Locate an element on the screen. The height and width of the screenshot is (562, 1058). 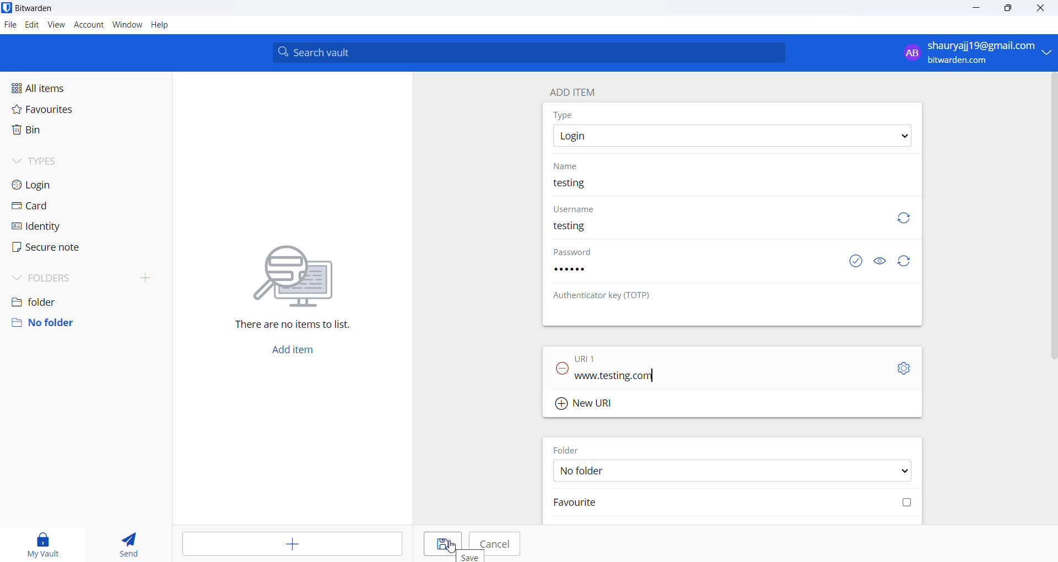
maximize is located at coordinates (1010, 9).